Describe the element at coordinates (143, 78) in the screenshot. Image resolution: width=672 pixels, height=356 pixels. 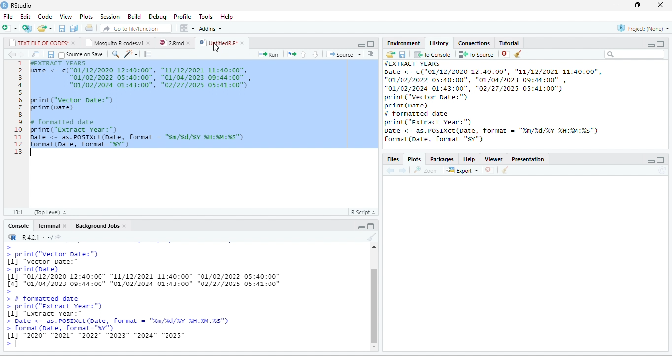
I see `1 Date <- c( "01/12/2020 12:40:00" , "11/12/2021 11:40:00" , “01/02/2022 05:40:00", "01/04/2023 09:44:00" , "01/02/2024 01:43:00", "02/27/2025 05:41:00")` at that location.